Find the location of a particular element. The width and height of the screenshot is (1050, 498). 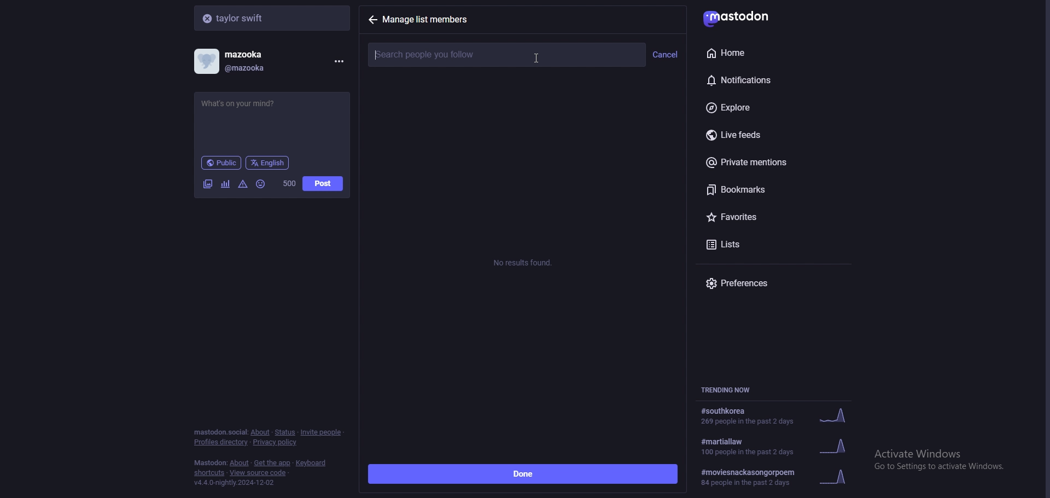

version is located at coordinates (234, 483).